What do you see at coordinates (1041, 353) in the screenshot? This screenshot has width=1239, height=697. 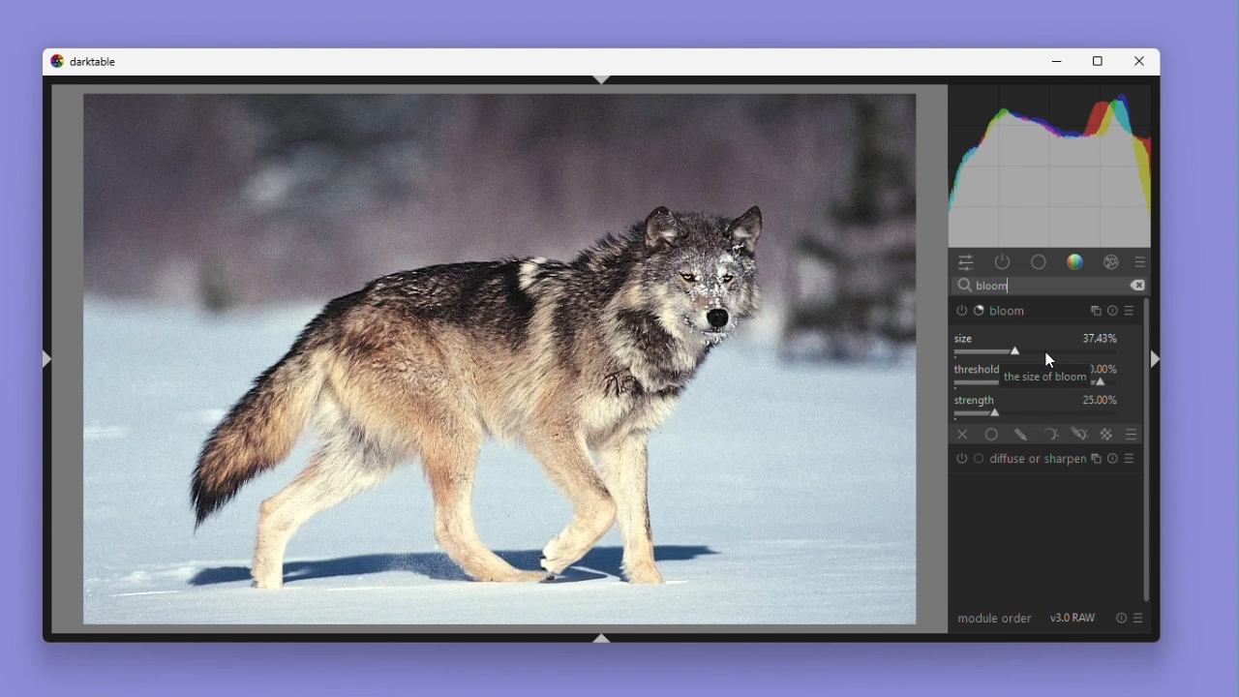 I see `adjustment slider` at bounding box center [1041, 353].